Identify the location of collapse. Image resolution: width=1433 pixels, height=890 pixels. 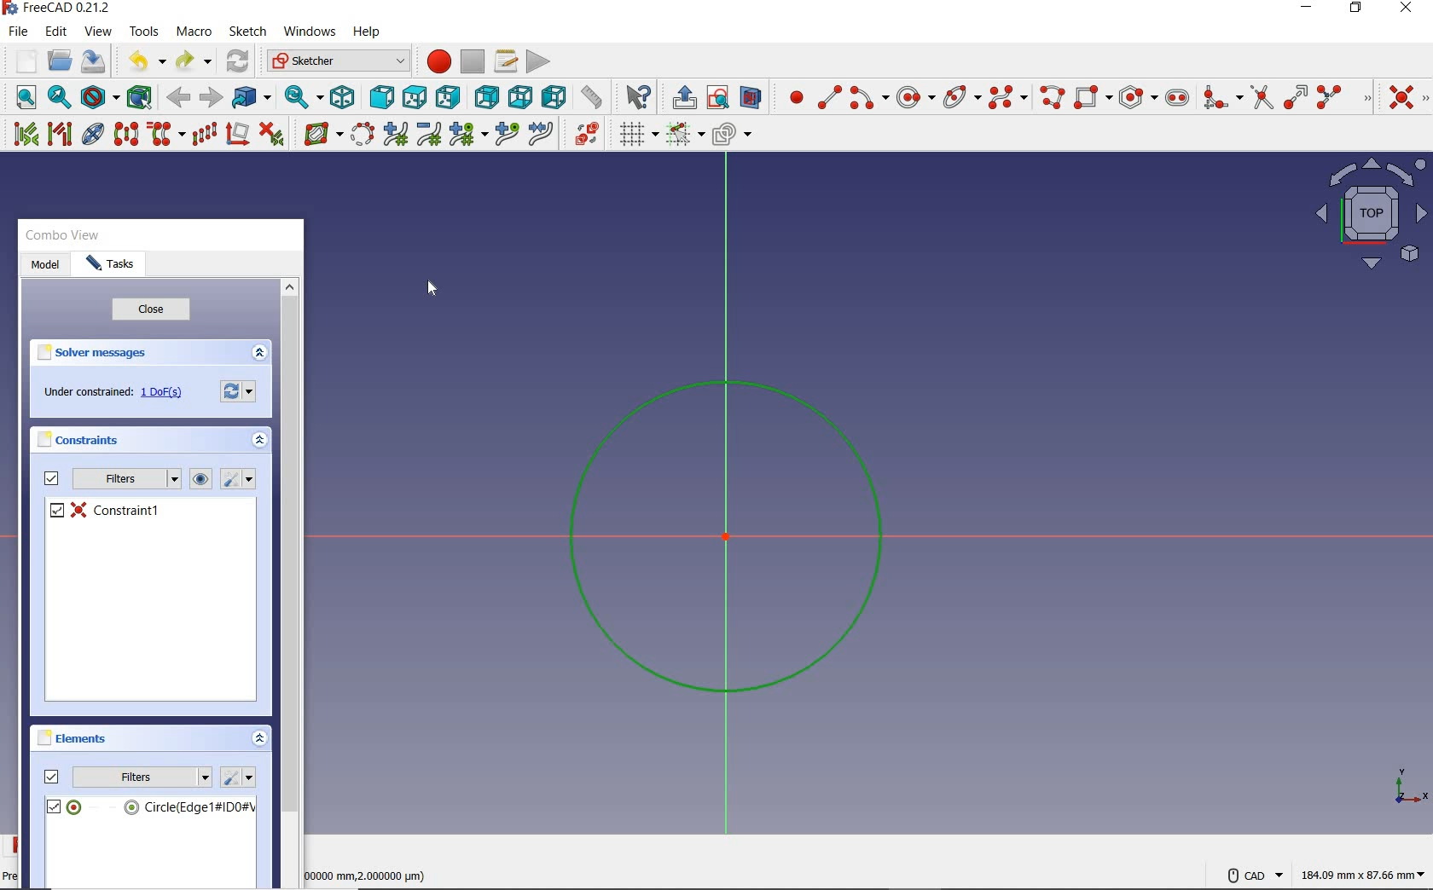
(261, 740).